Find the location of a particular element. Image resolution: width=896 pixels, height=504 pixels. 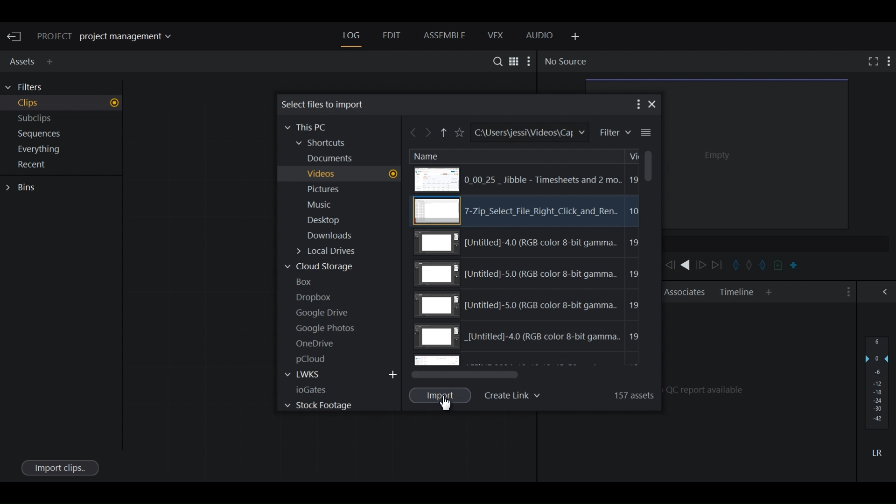

Search in assets and Bins is located at coordinates (495, 61).